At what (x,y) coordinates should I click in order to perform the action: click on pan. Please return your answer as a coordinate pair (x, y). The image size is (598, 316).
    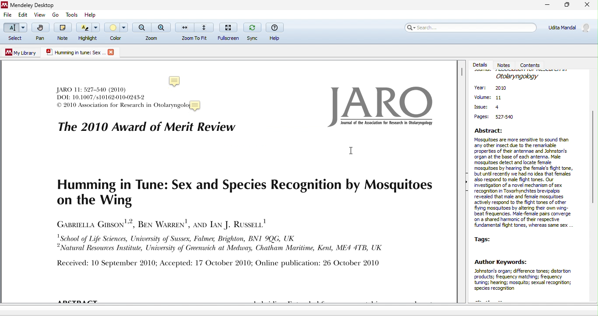
    Looking at the image, I should click on (39, 33).